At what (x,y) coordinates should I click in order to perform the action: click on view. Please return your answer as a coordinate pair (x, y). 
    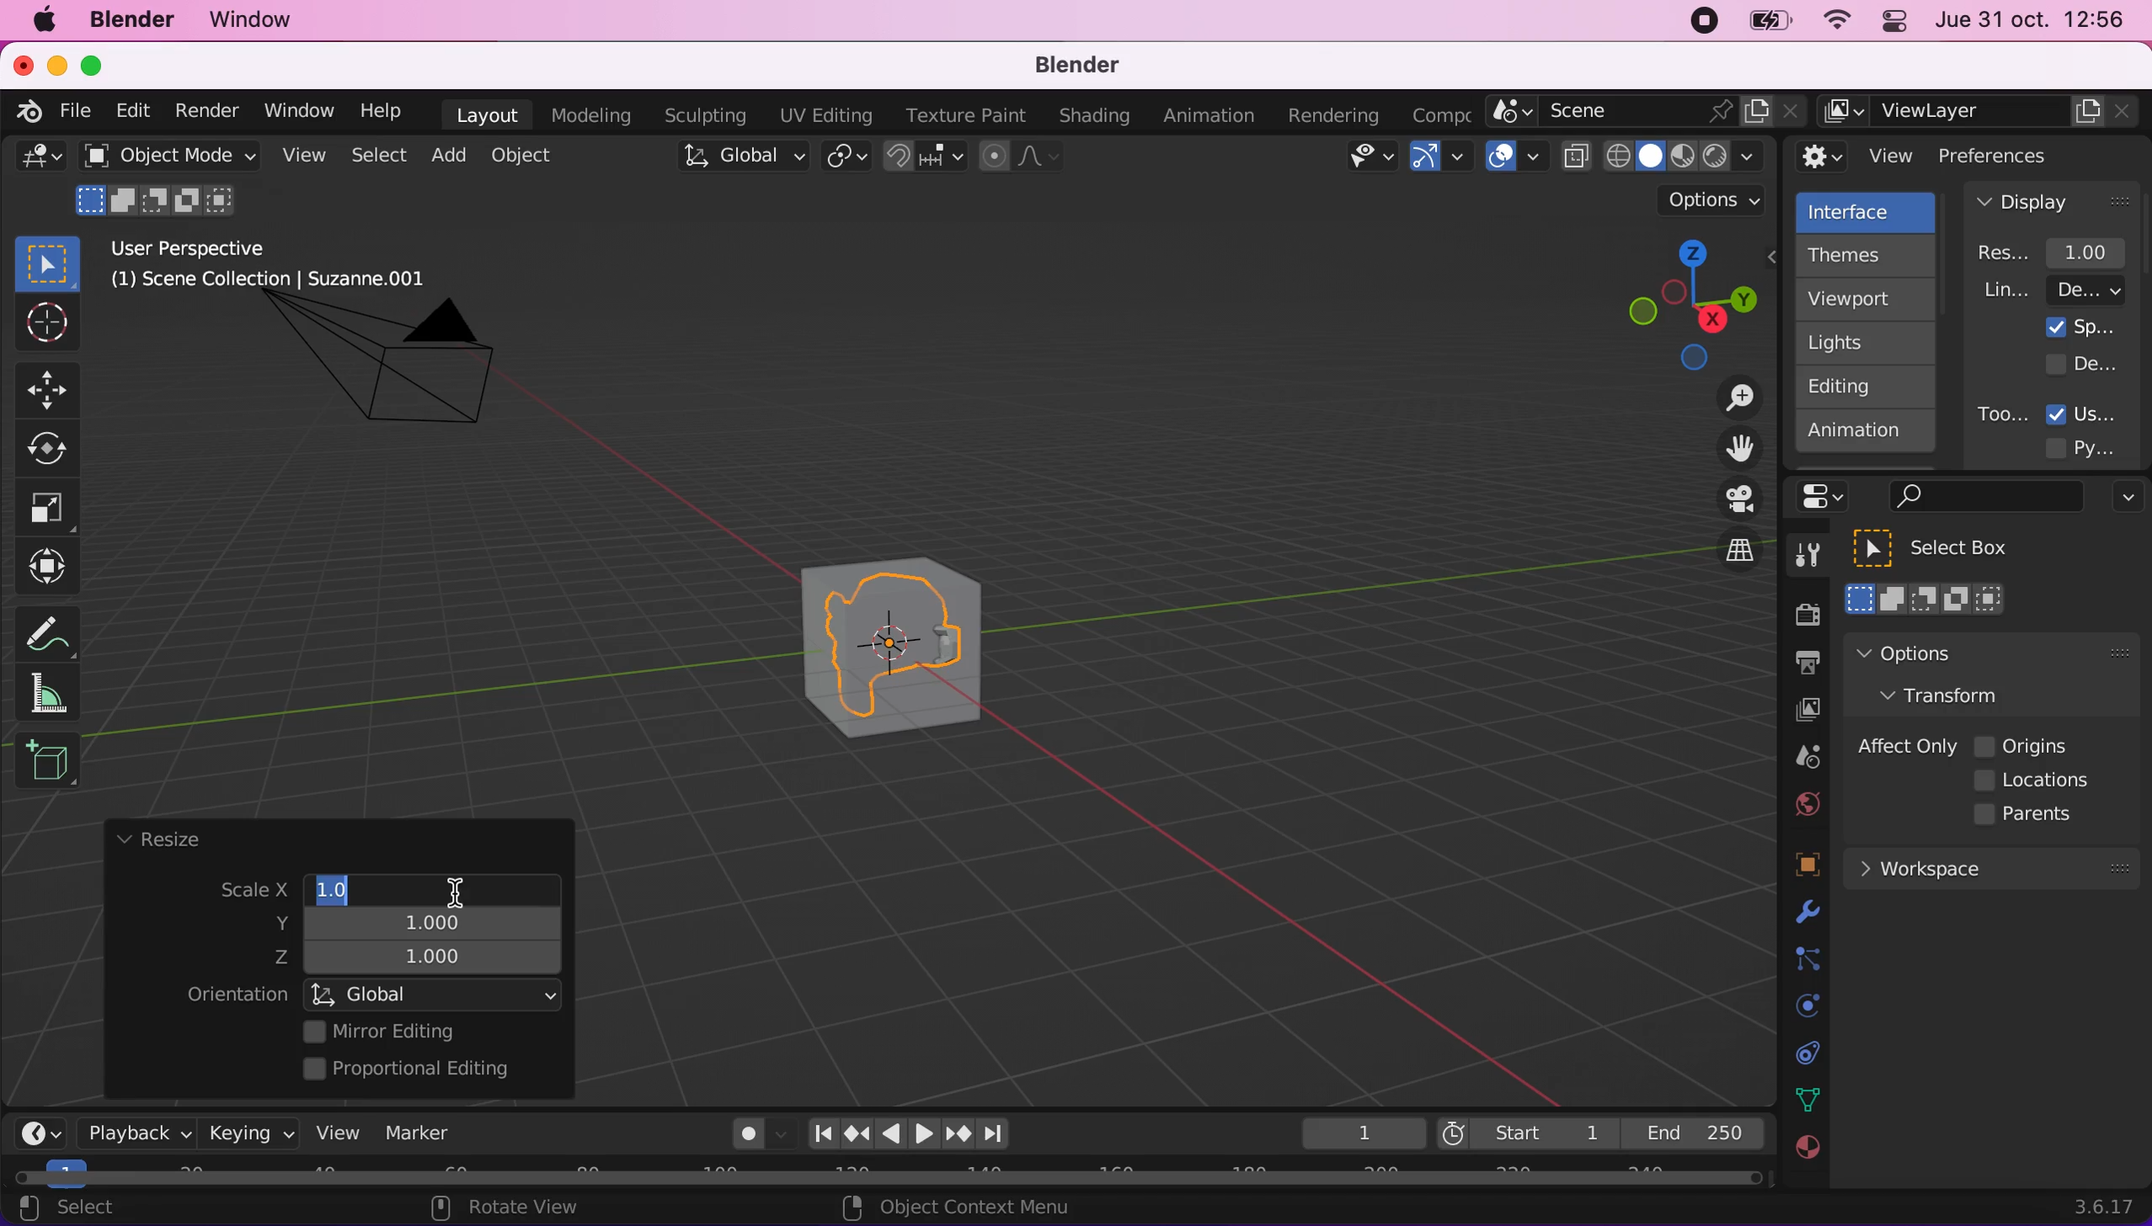
    Looking at the image, I should click on (331, 1132).